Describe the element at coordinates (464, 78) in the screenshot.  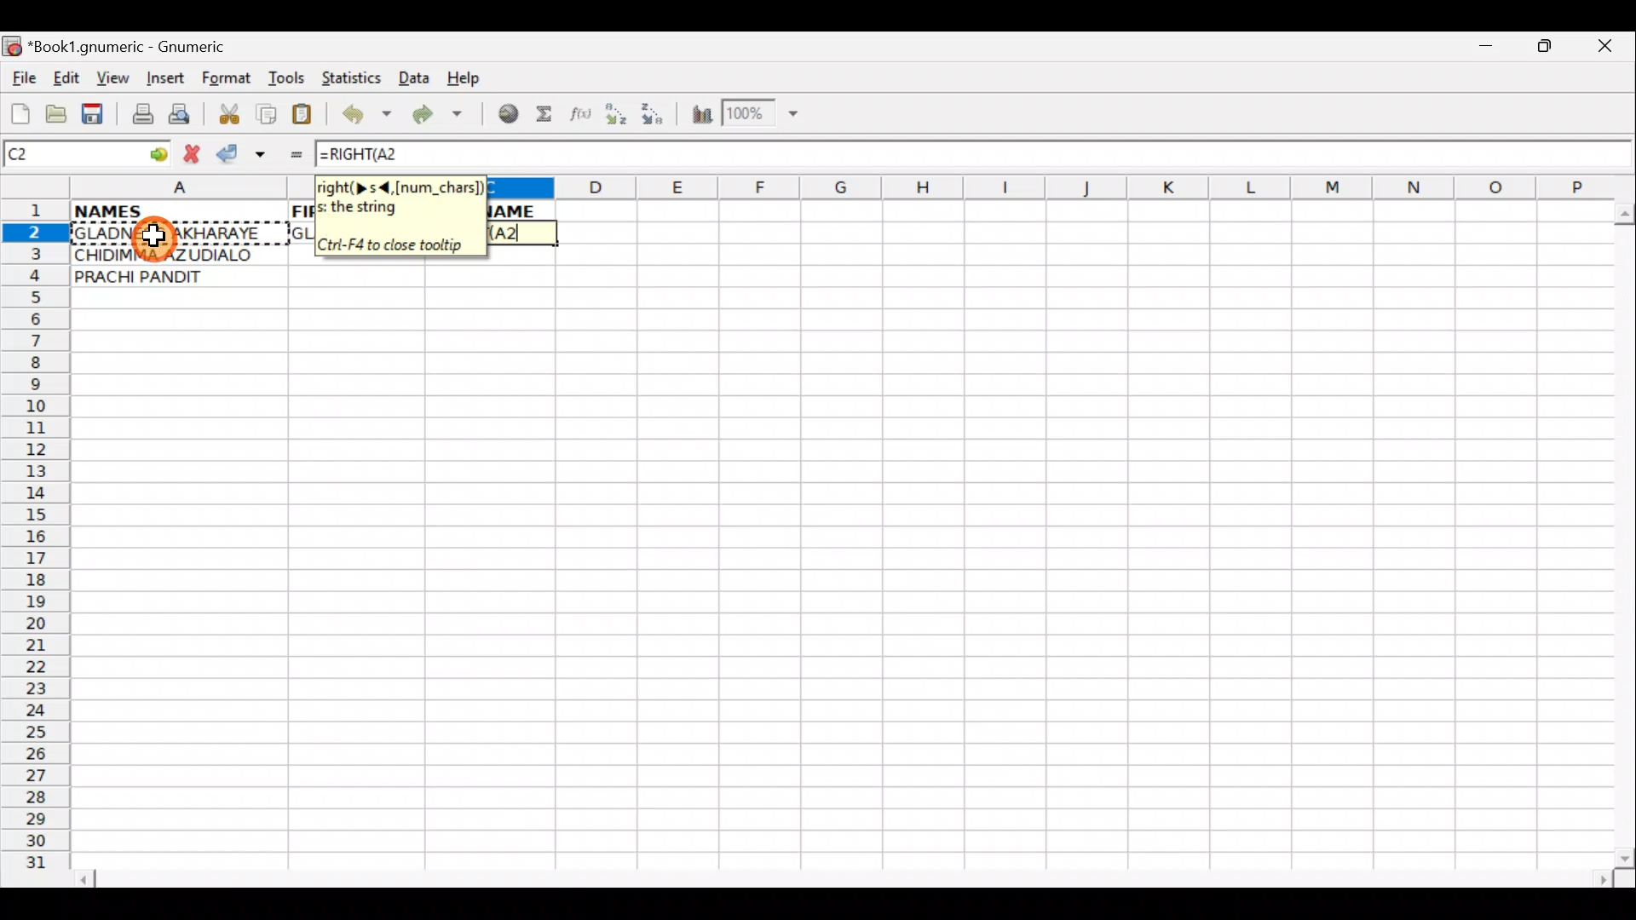
I see `Help` at that location.